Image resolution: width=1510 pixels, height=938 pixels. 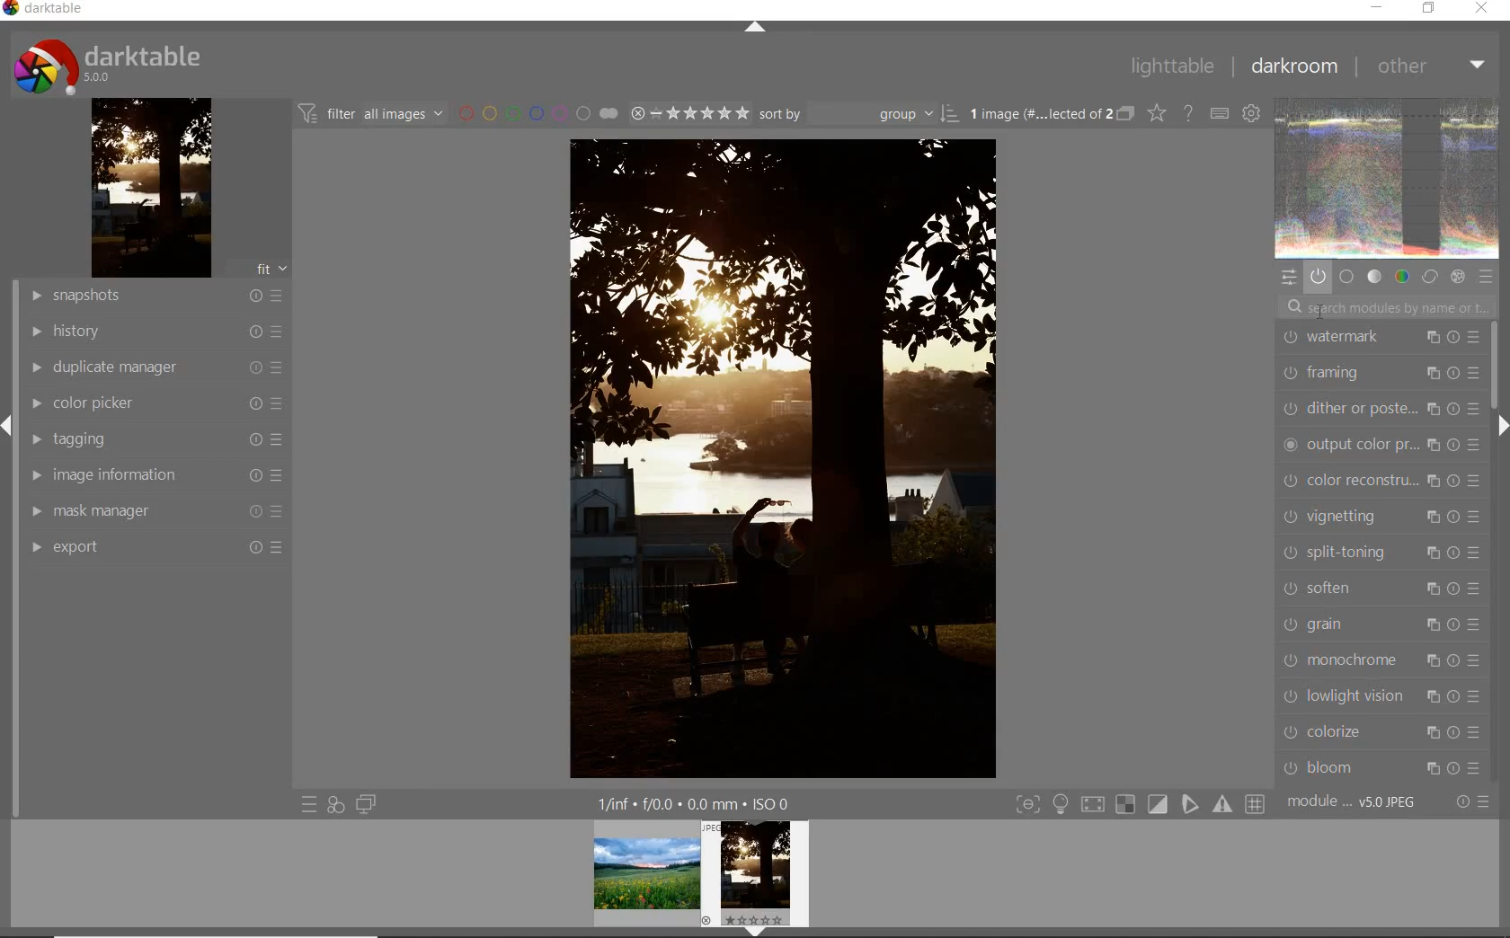 What do you see at coordinates (1503, 429) in the screenshot?
I see `expand/collapse` at bounding box center [1503, 429].